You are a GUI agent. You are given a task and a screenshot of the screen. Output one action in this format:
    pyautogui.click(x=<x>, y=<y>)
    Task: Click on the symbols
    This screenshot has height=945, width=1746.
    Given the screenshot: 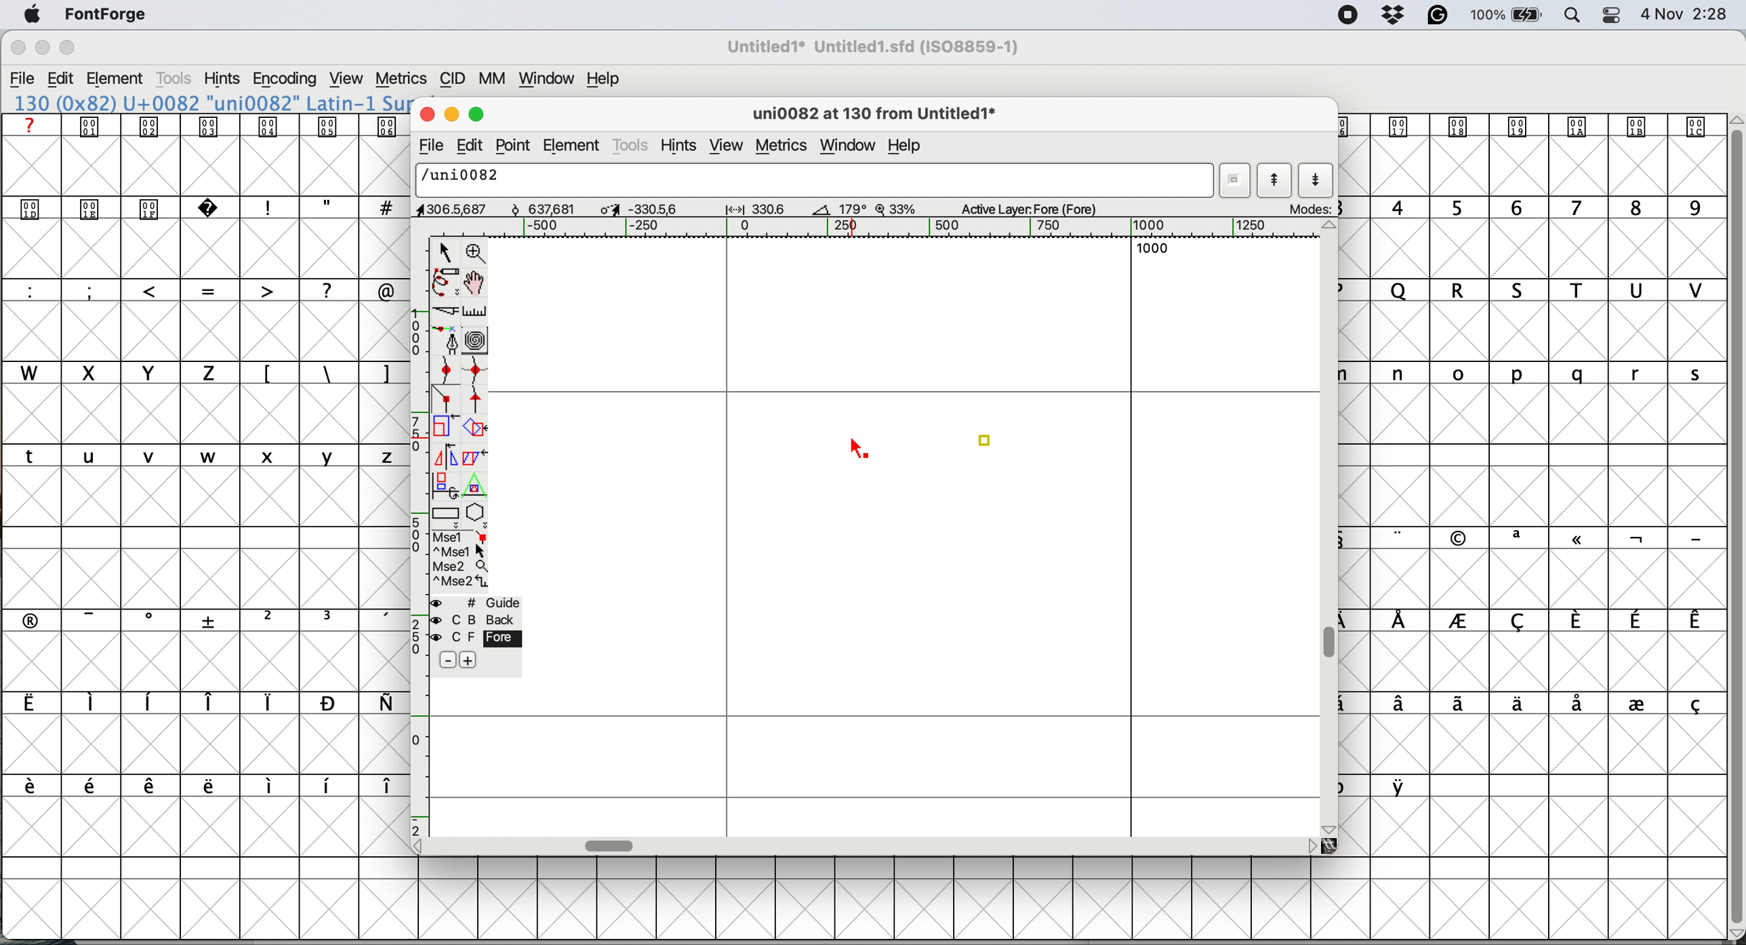 What is the action you would take?
    pyautogui.click(x=1541, y=705)
    